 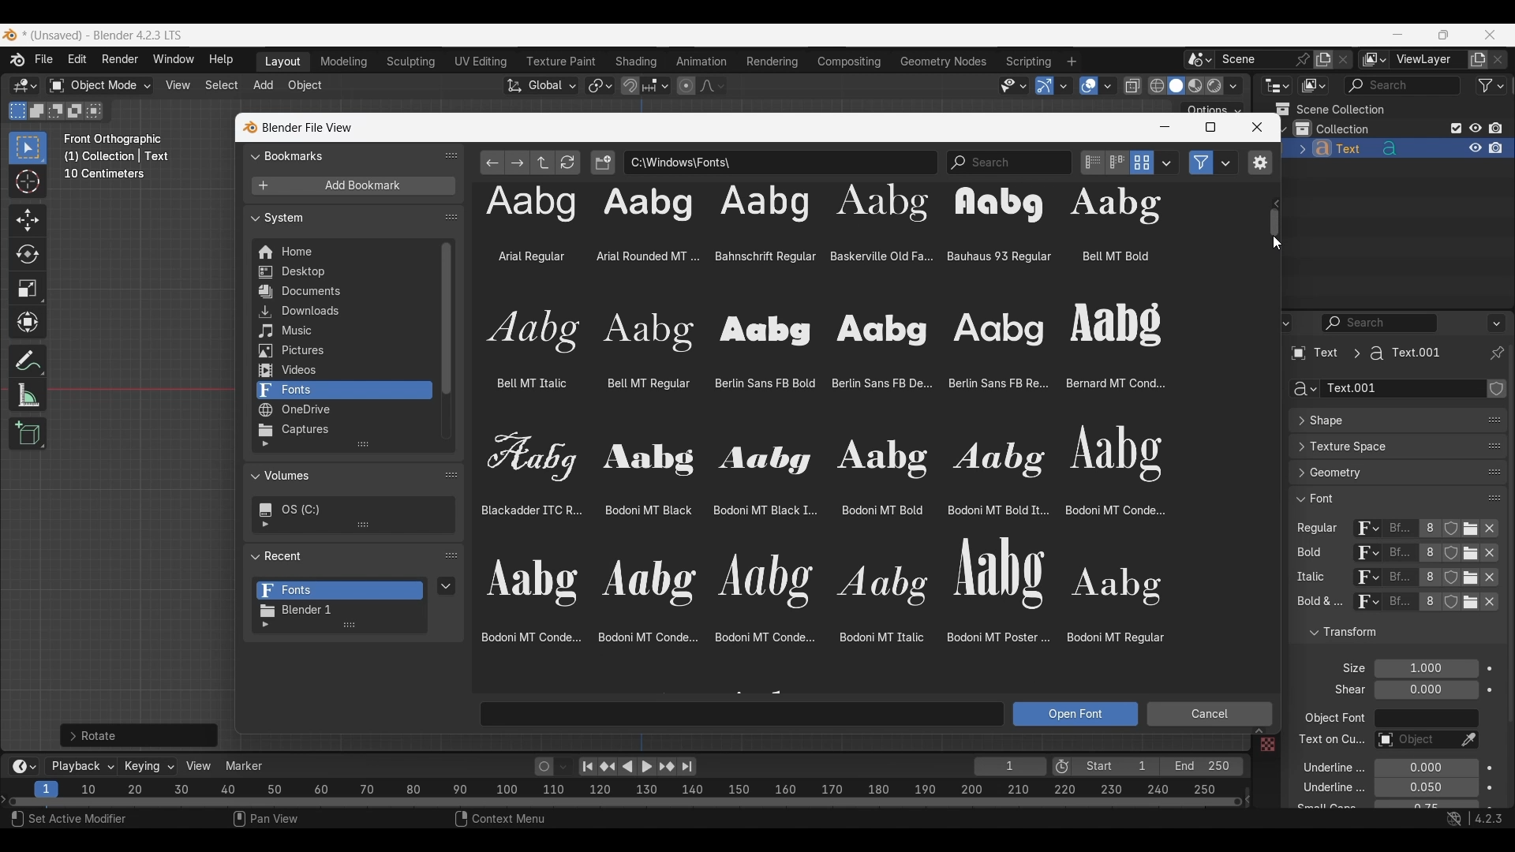 I want to click on Unlink respective attribute, so click(x=1494, y=530).